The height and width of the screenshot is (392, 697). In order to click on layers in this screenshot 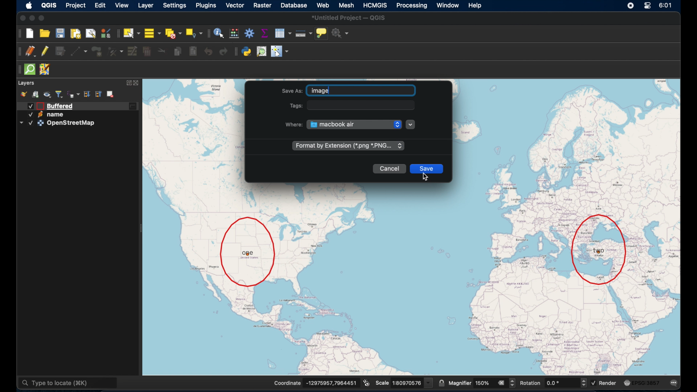, I will do `click(27, 83)`.